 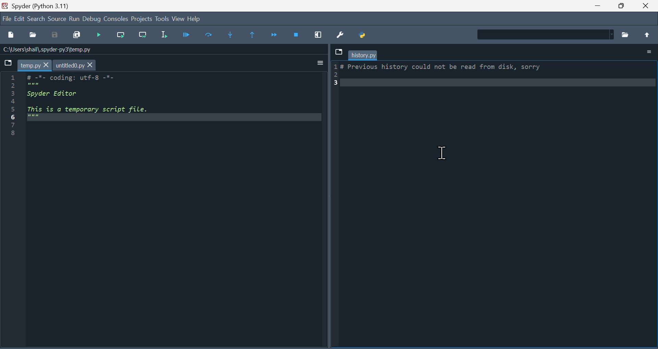 I want to click on Debug file, so click(x=191, y=35).